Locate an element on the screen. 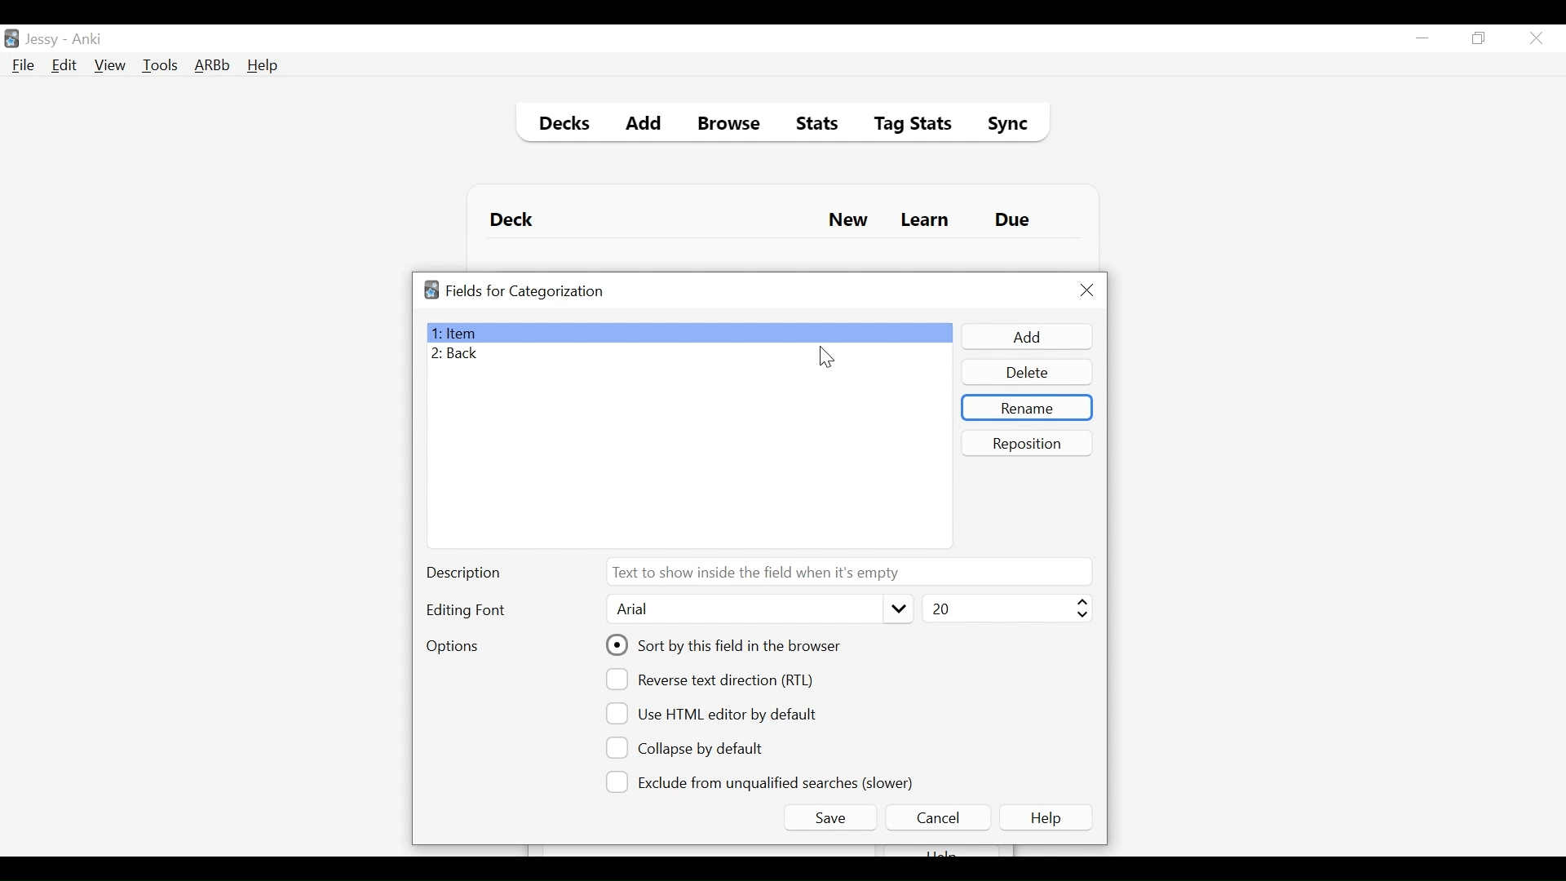 The height and width of the screenshot is (881, 1566). Editing Font is located at coordinates (467, 610).